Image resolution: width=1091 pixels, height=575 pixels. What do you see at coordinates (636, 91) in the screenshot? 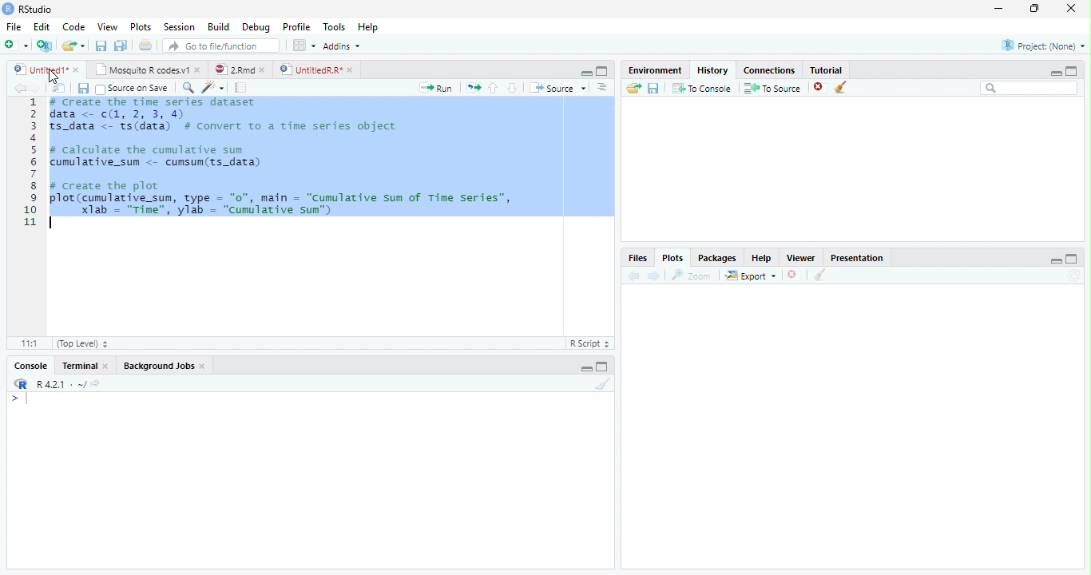
I see `Load Workspace` at bounding box center [636, 91].